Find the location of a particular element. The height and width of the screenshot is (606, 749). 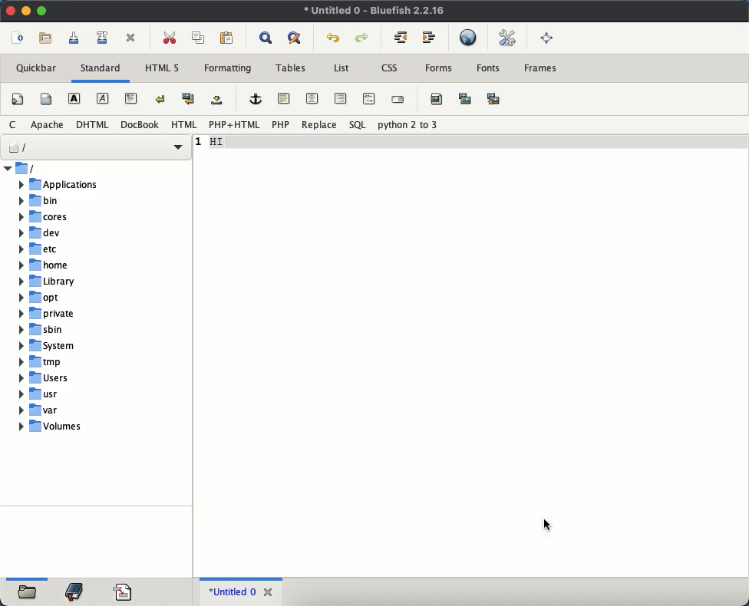

open file is located at coordinates (46, 38).